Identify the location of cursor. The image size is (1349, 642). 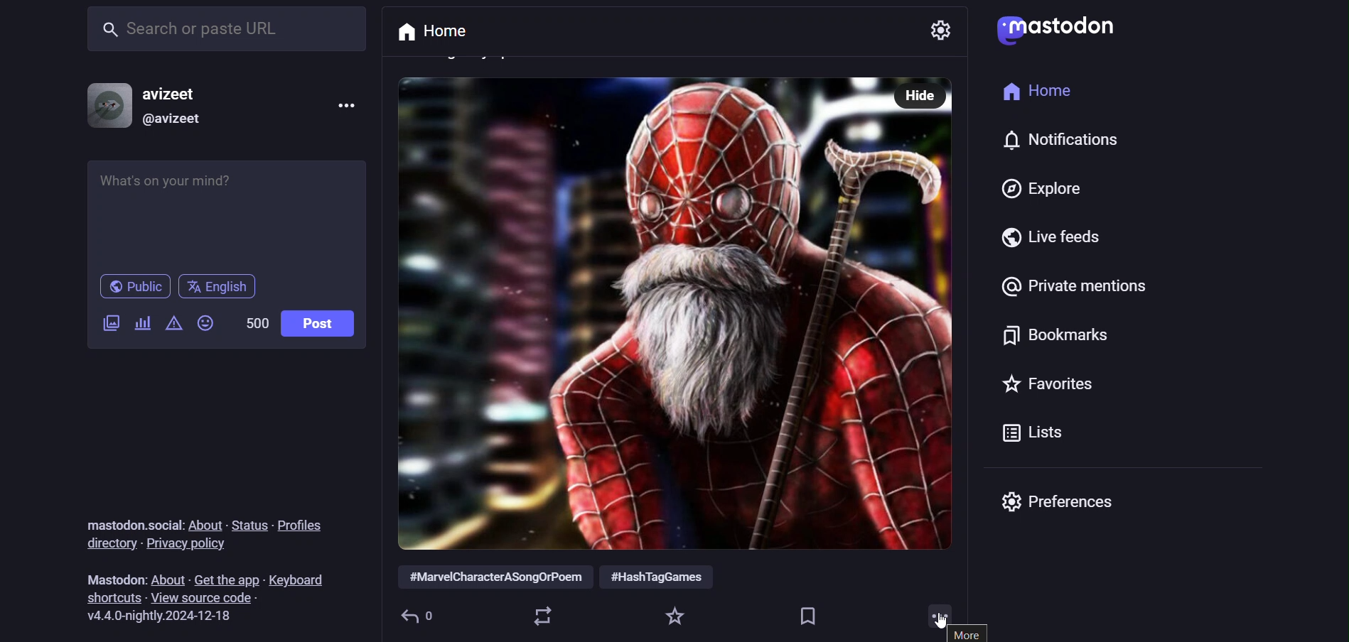
(942, 624).